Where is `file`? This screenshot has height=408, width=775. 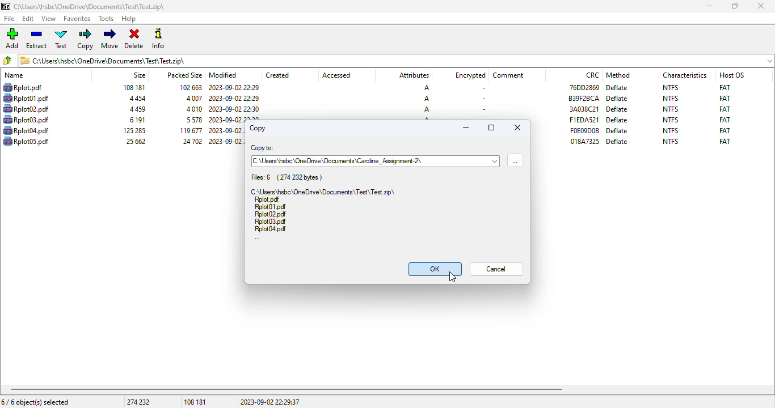
file is located at coordinates (26, 109).